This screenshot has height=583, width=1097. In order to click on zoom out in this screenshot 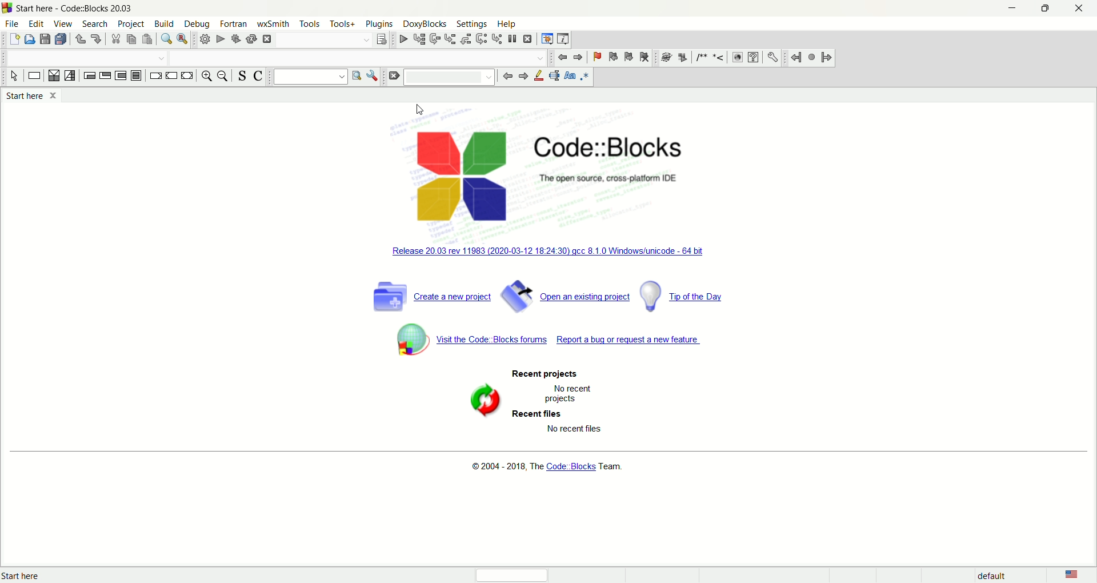, I will do `click(224, 77)`.